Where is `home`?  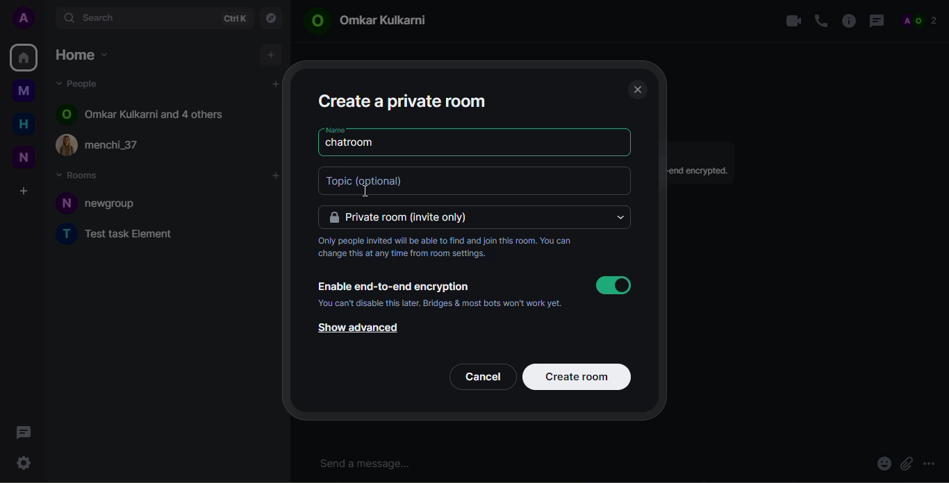
home is located at coordinates (24, 125).